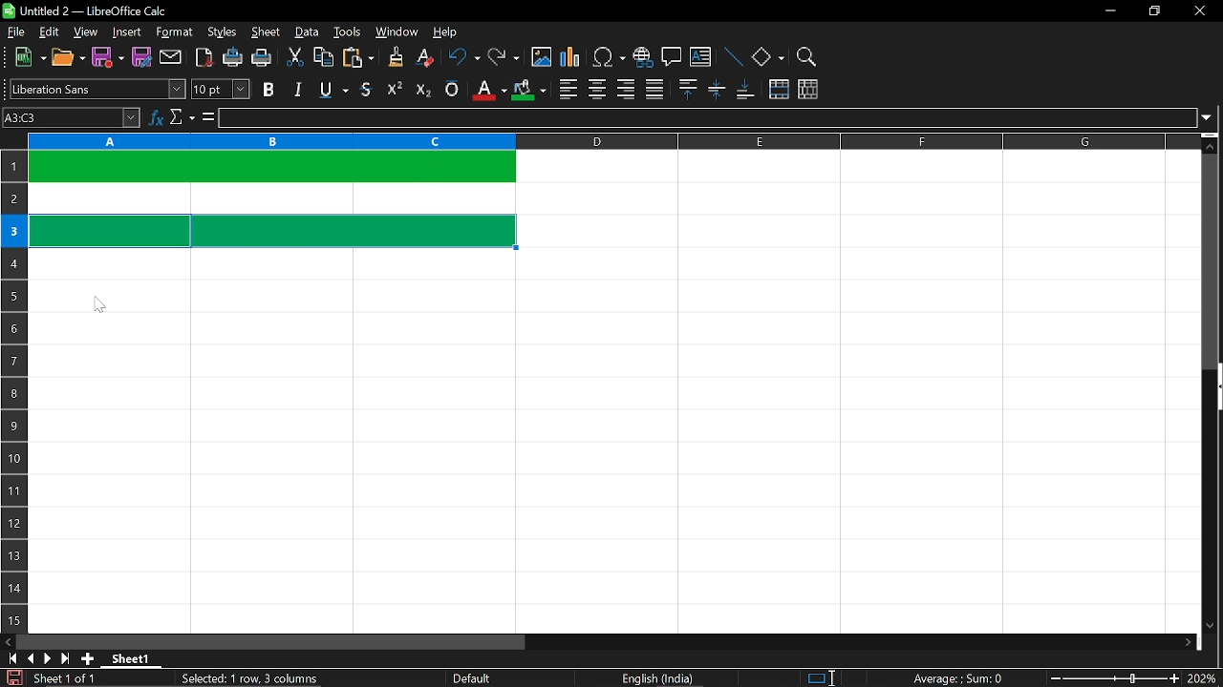  Describe the element at coordinates (422, 89) in the screenshot. I see `subscript` at that location.